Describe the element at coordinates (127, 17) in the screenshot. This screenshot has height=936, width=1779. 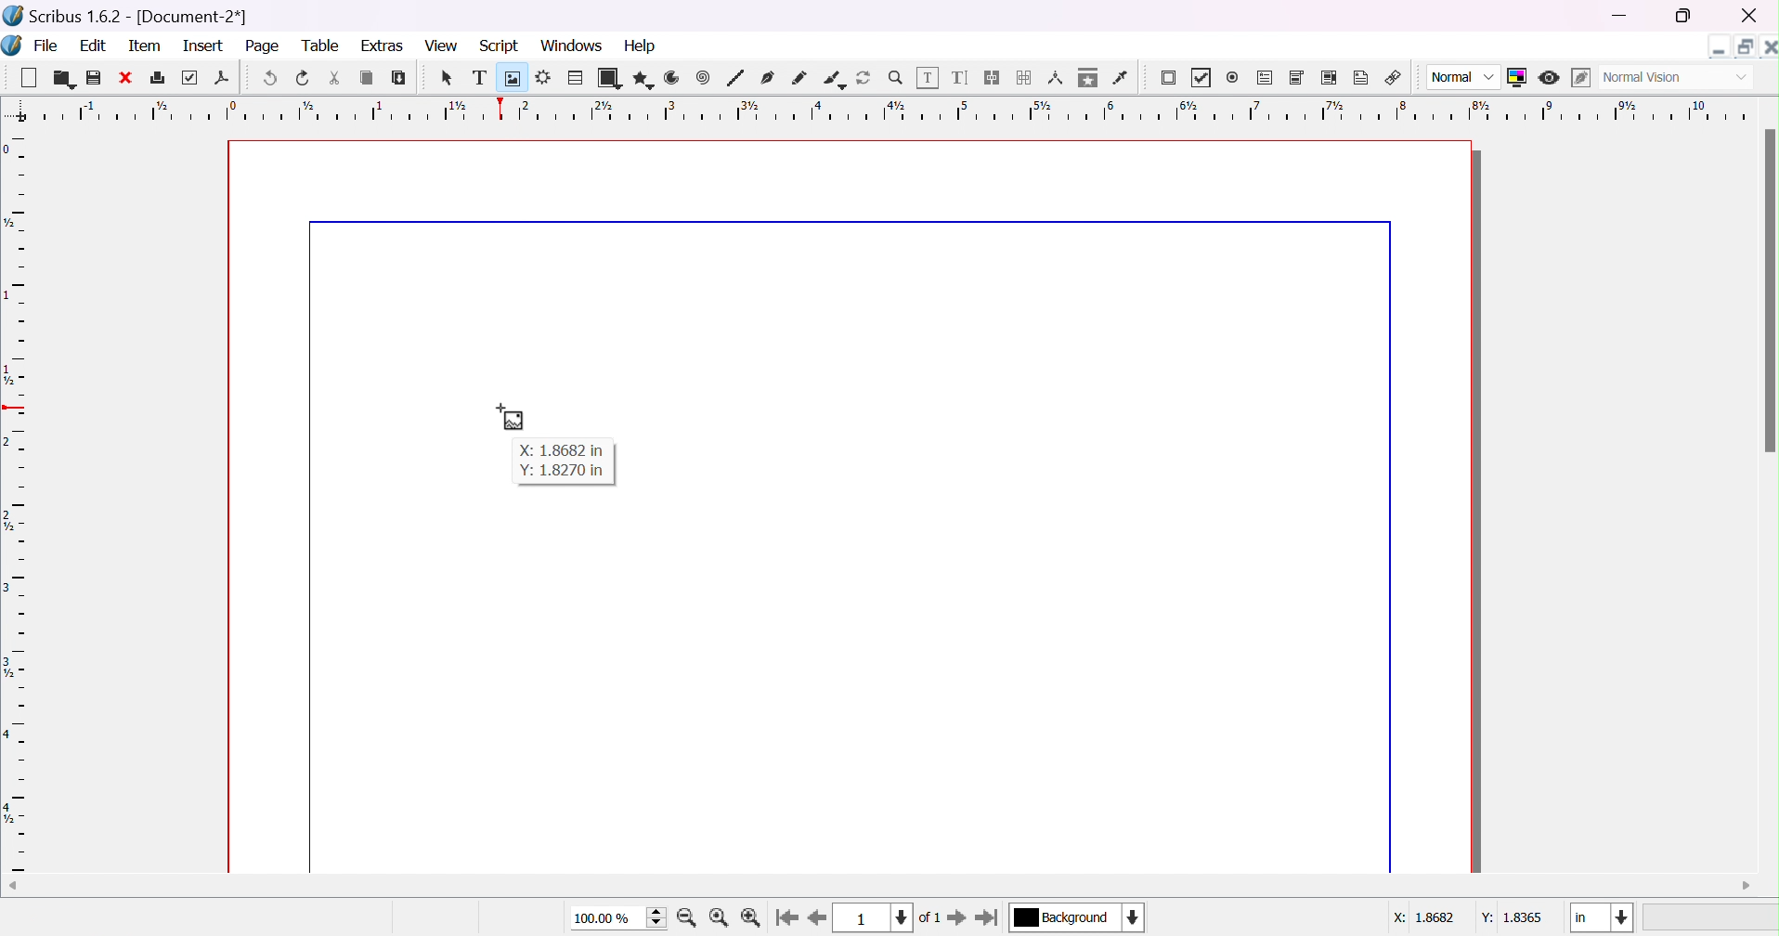
I see `scribus 1.6.2 - [Document-2*]` at that location.